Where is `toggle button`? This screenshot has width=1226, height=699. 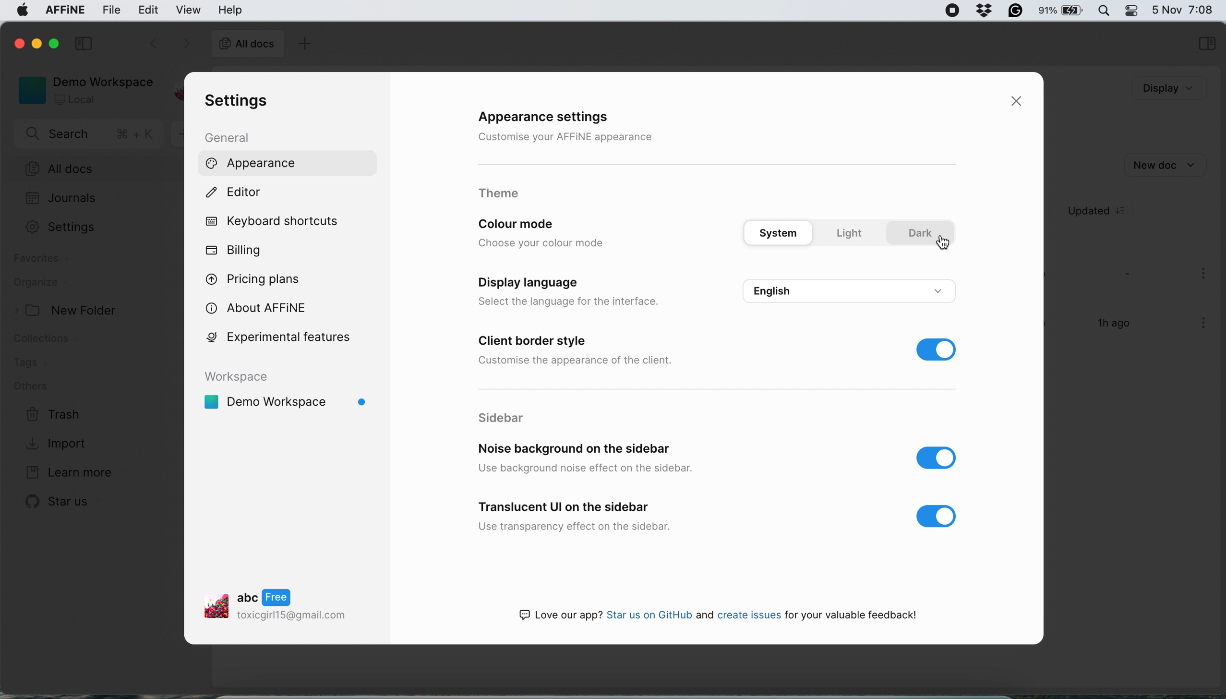
toggle button is located at coordinates (940, 458).